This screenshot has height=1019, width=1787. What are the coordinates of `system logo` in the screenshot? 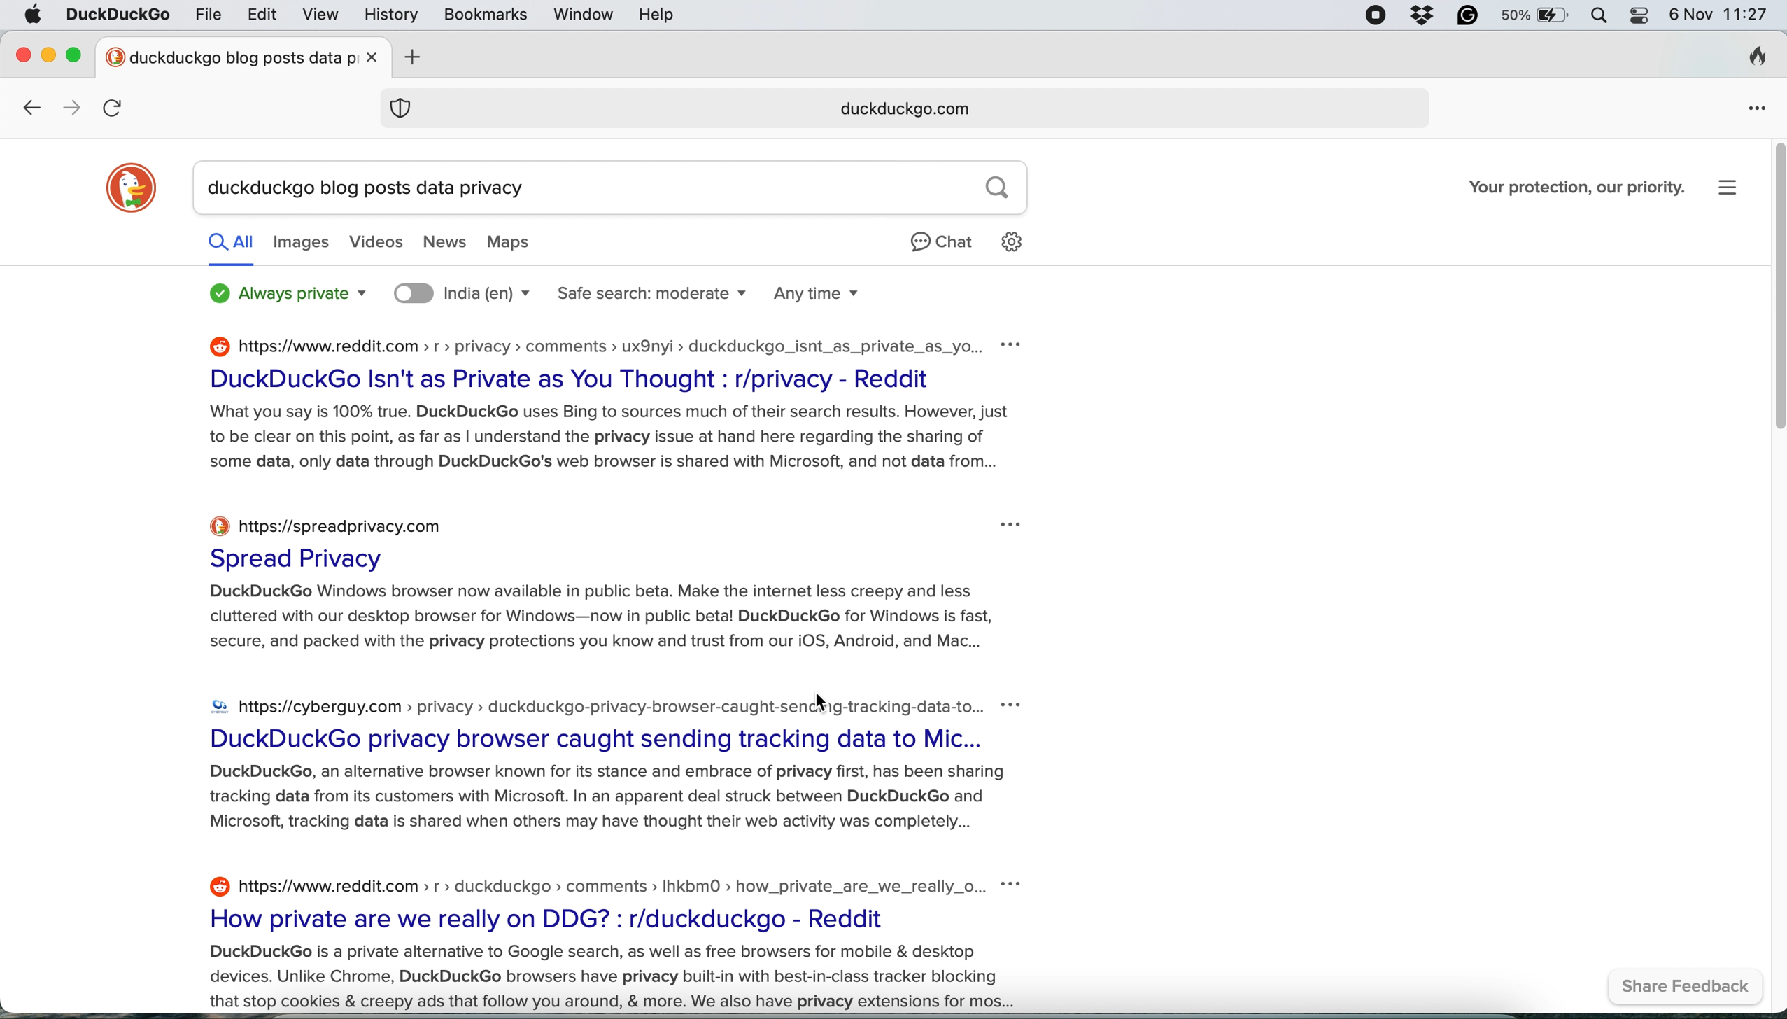 It's located at (35, 17).